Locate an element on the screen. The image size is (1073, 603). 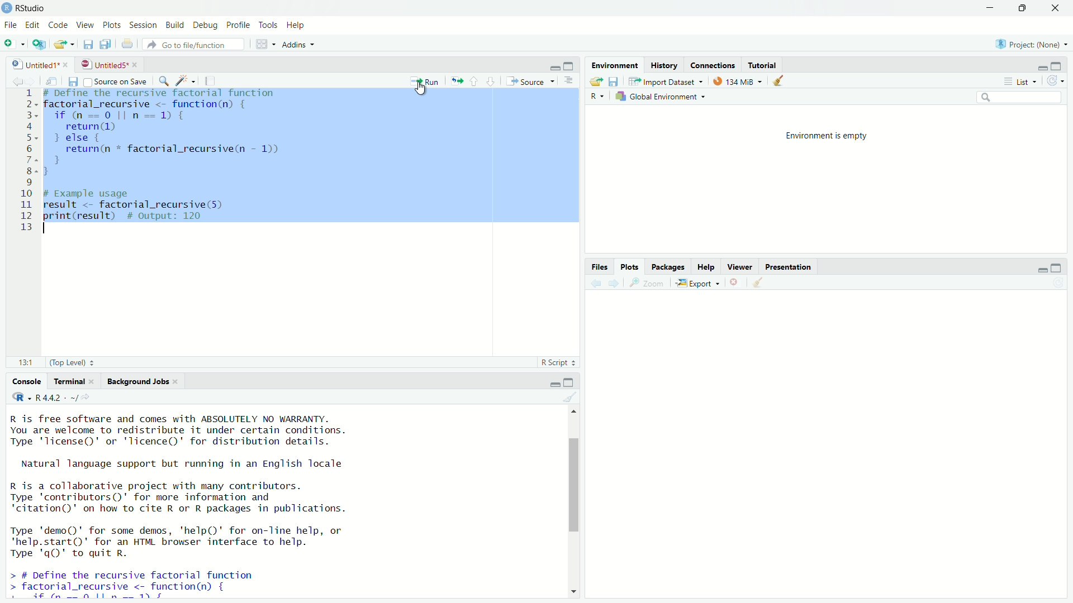
New File is located at coordinates (13, 44).